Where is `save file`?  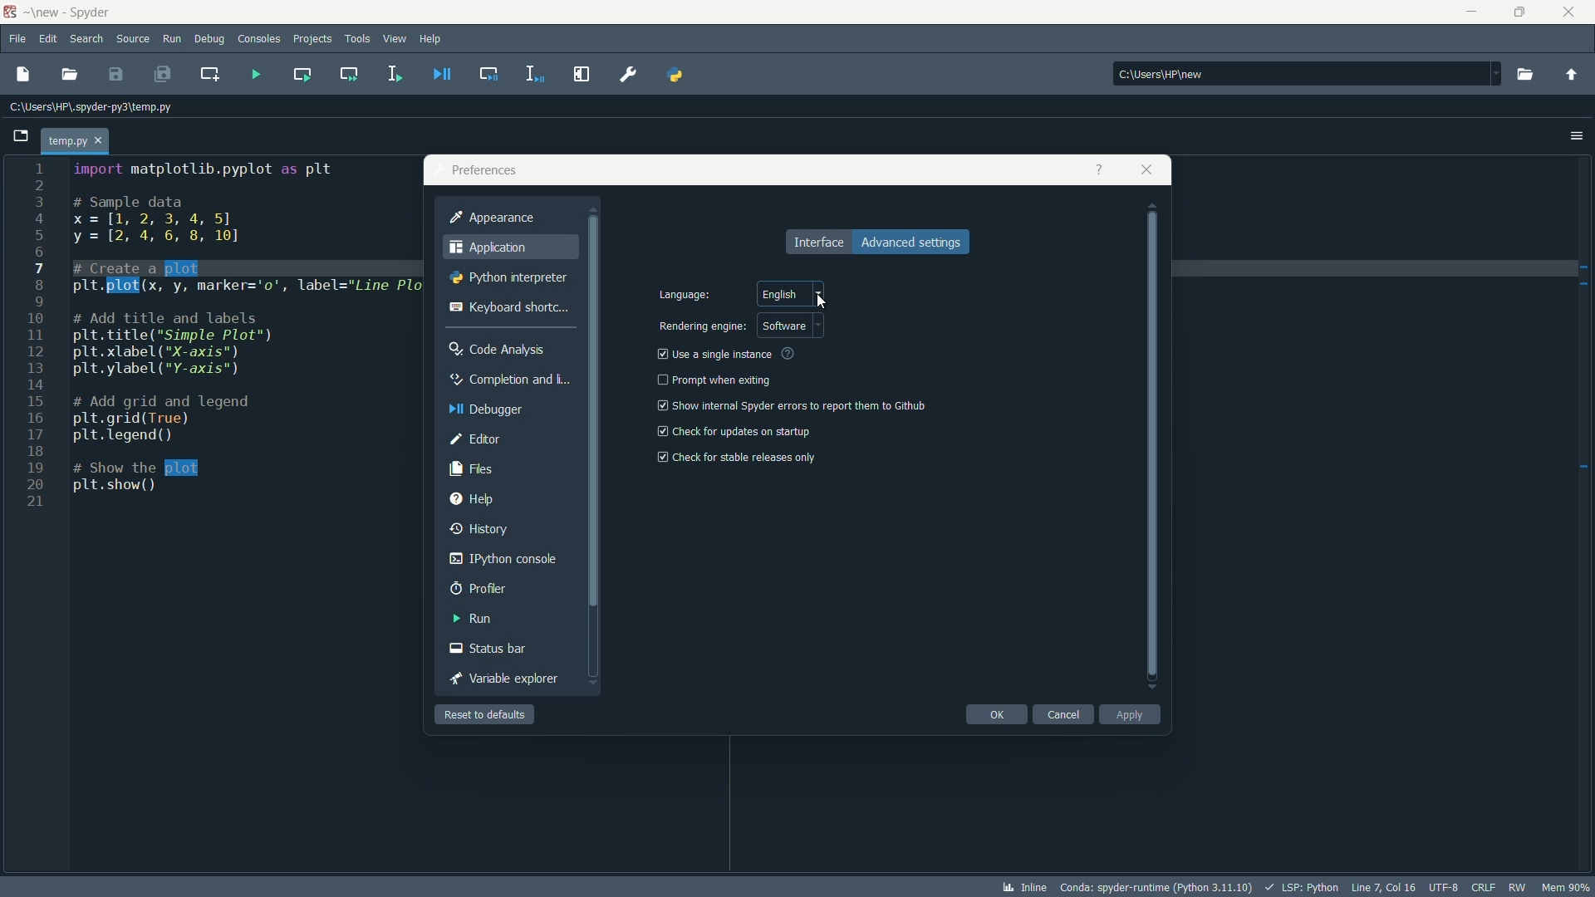
save file is located at coordinates (116, 75).